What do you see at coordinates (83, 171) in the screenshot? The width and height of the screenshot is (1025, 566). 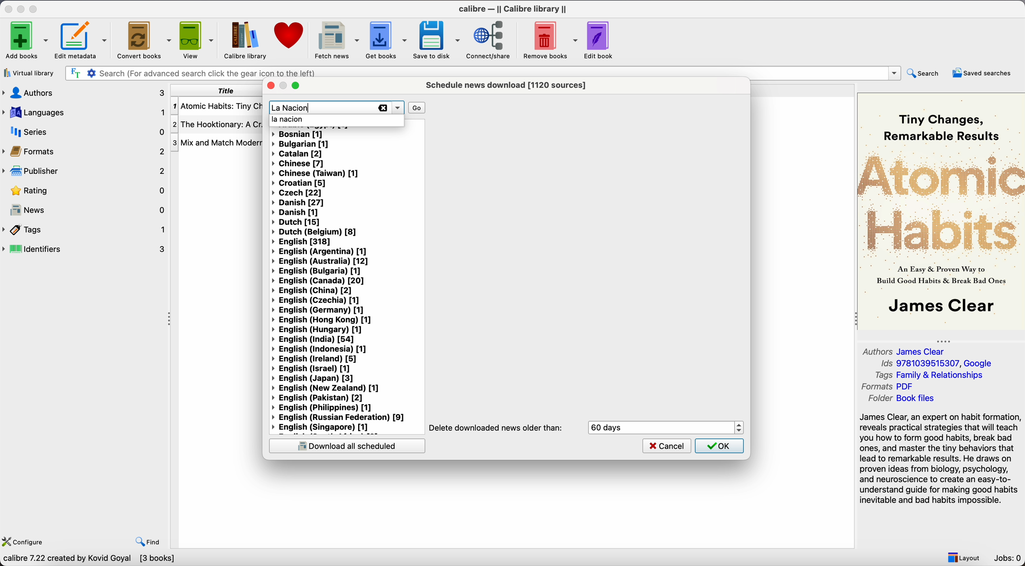 I see `publisher` at bounding box center [83, 171].